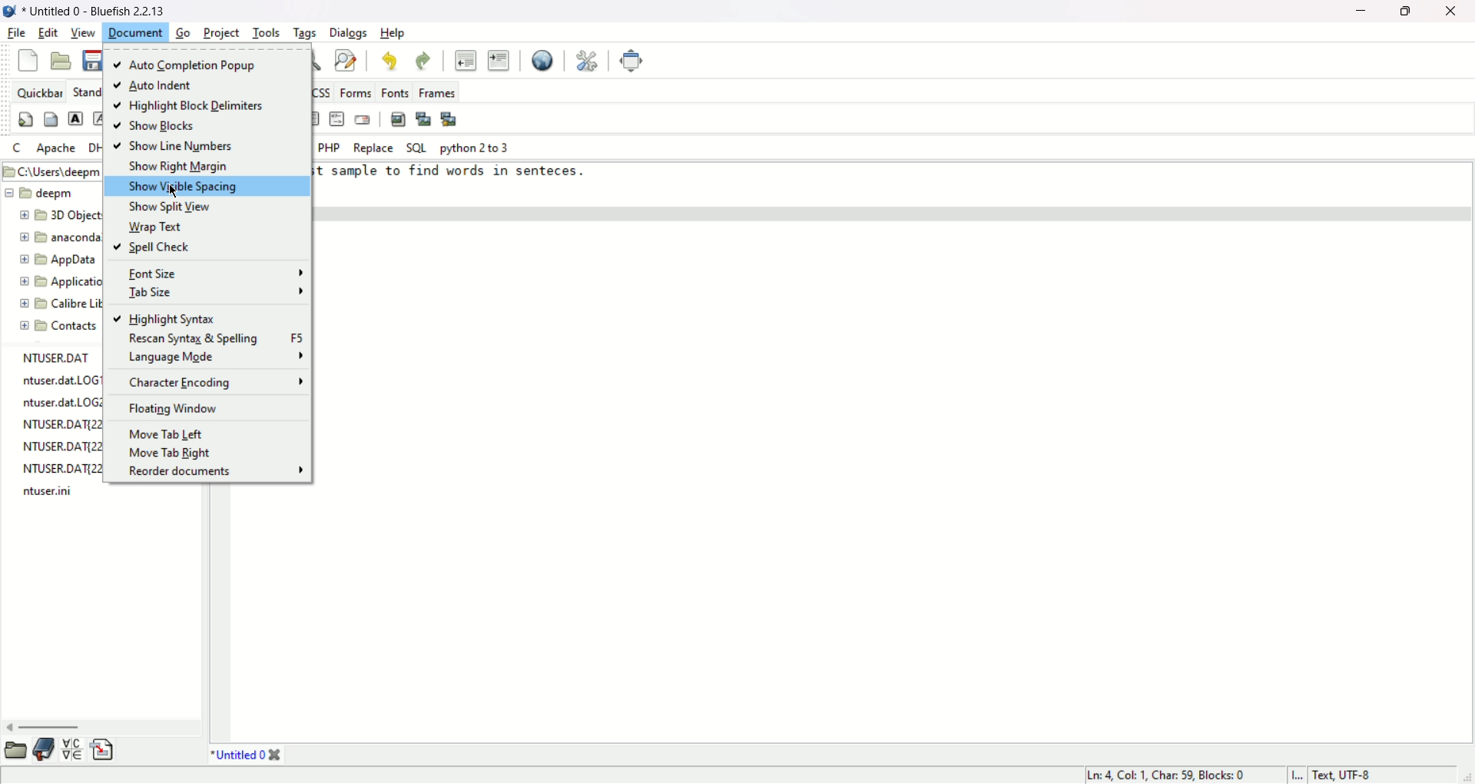 Image resolution: width=1475 pixels, height=784 pixels. Describe the element at coordinates (53, 304) in the screenshot. I see `Calibre Library` at that location.